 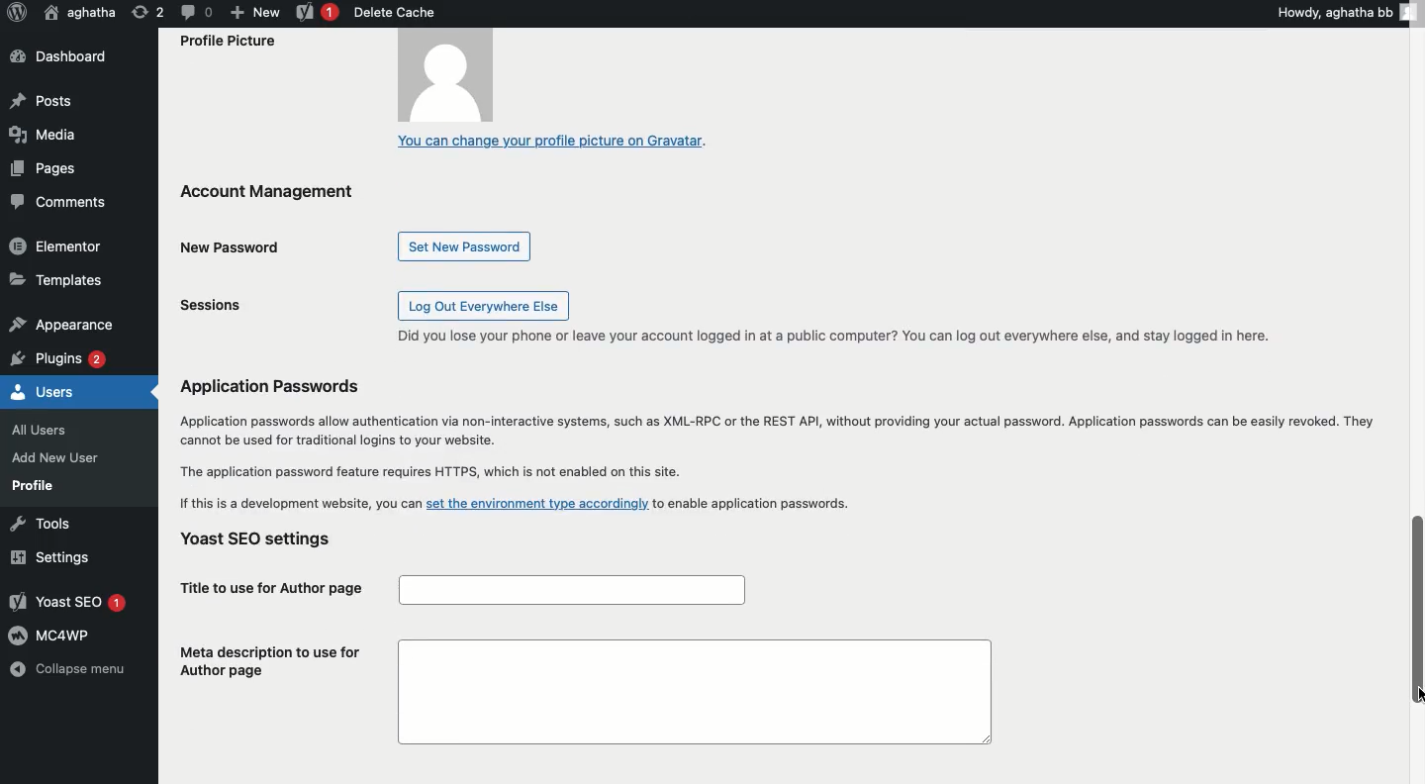 I want to click on MC4WP, so click(x=53, y=634).